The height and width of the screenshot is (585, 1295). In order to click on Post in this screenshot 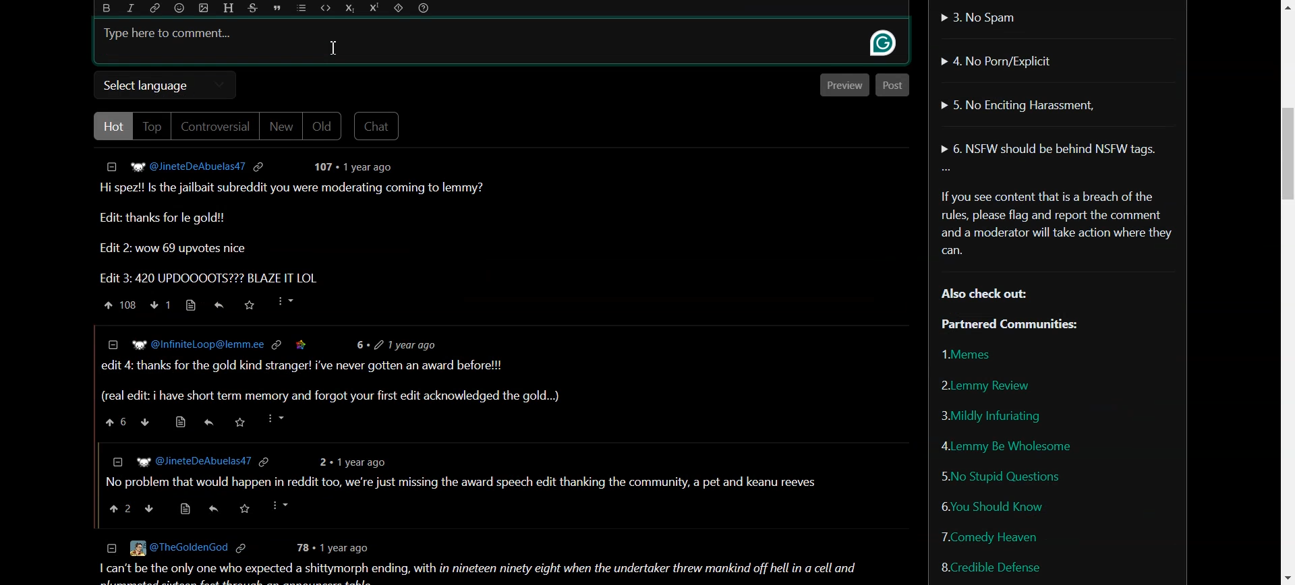, I will do `click(894, 85)`.